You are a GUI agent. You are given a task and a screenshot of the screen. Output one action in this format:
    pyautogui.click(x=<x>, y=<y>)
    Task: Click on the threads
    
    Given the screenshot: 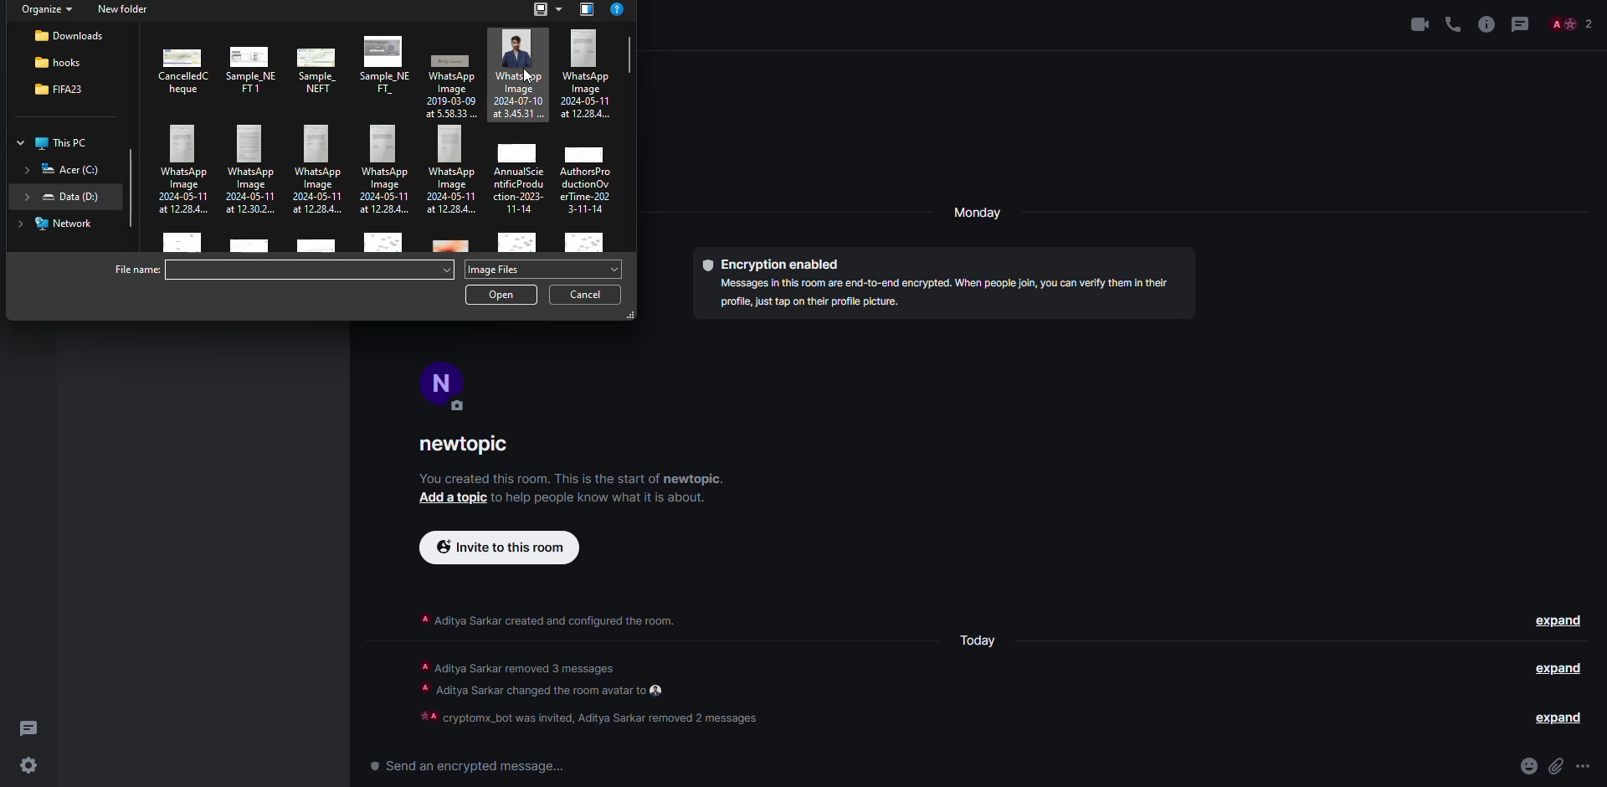 What is the action you would take?
    pyautogui.click(x=30, y=729)
    